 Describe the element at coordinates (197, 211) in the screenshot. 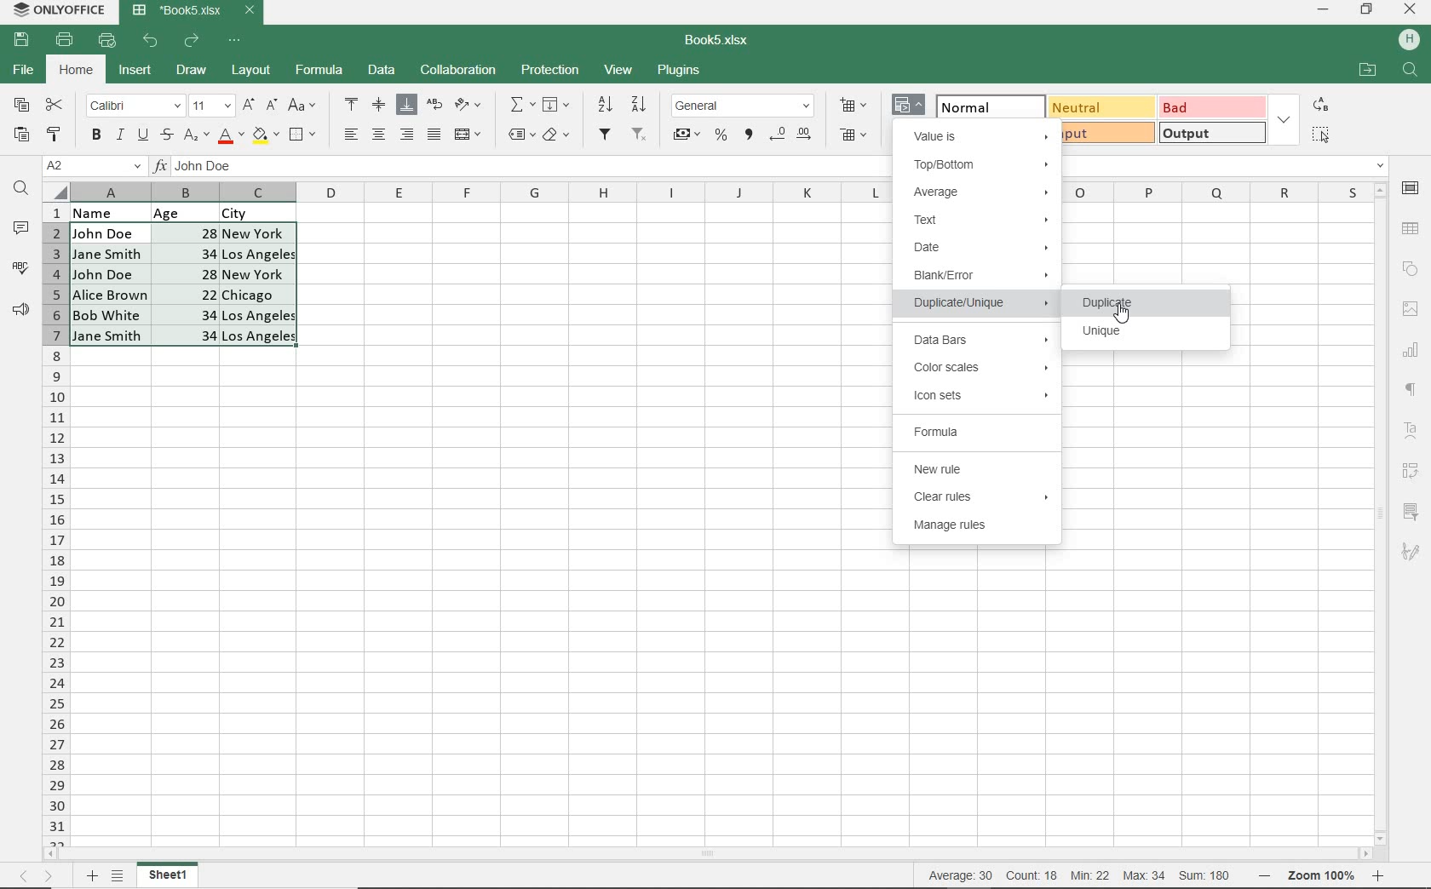

I see `DATA` at that location.